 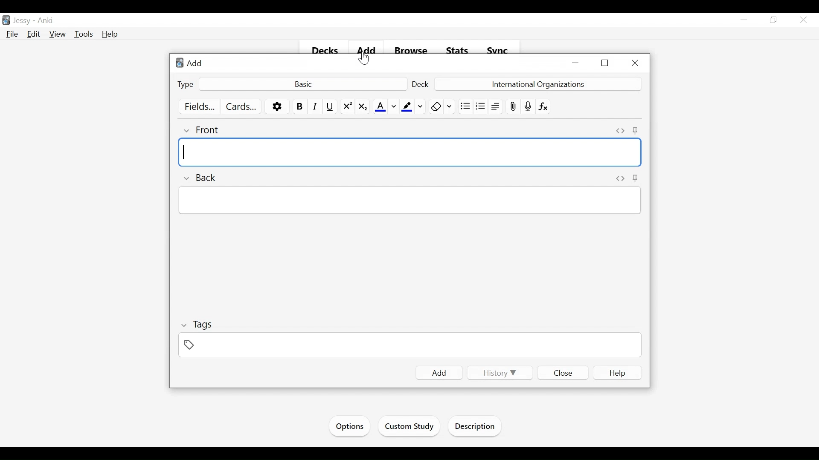 What do you see at coordinates (380, 106) in the screenshot?
I see `Text Color` at bounding box center [380, 106].